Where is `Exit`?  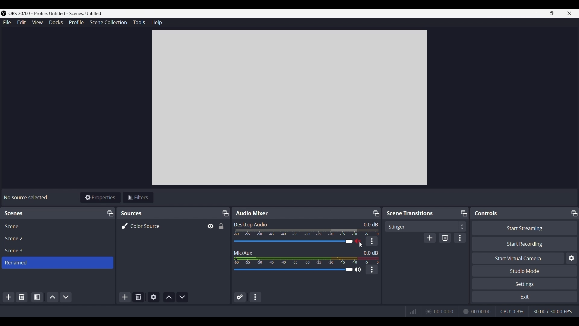 Exit is located at coordinates (524, 296).